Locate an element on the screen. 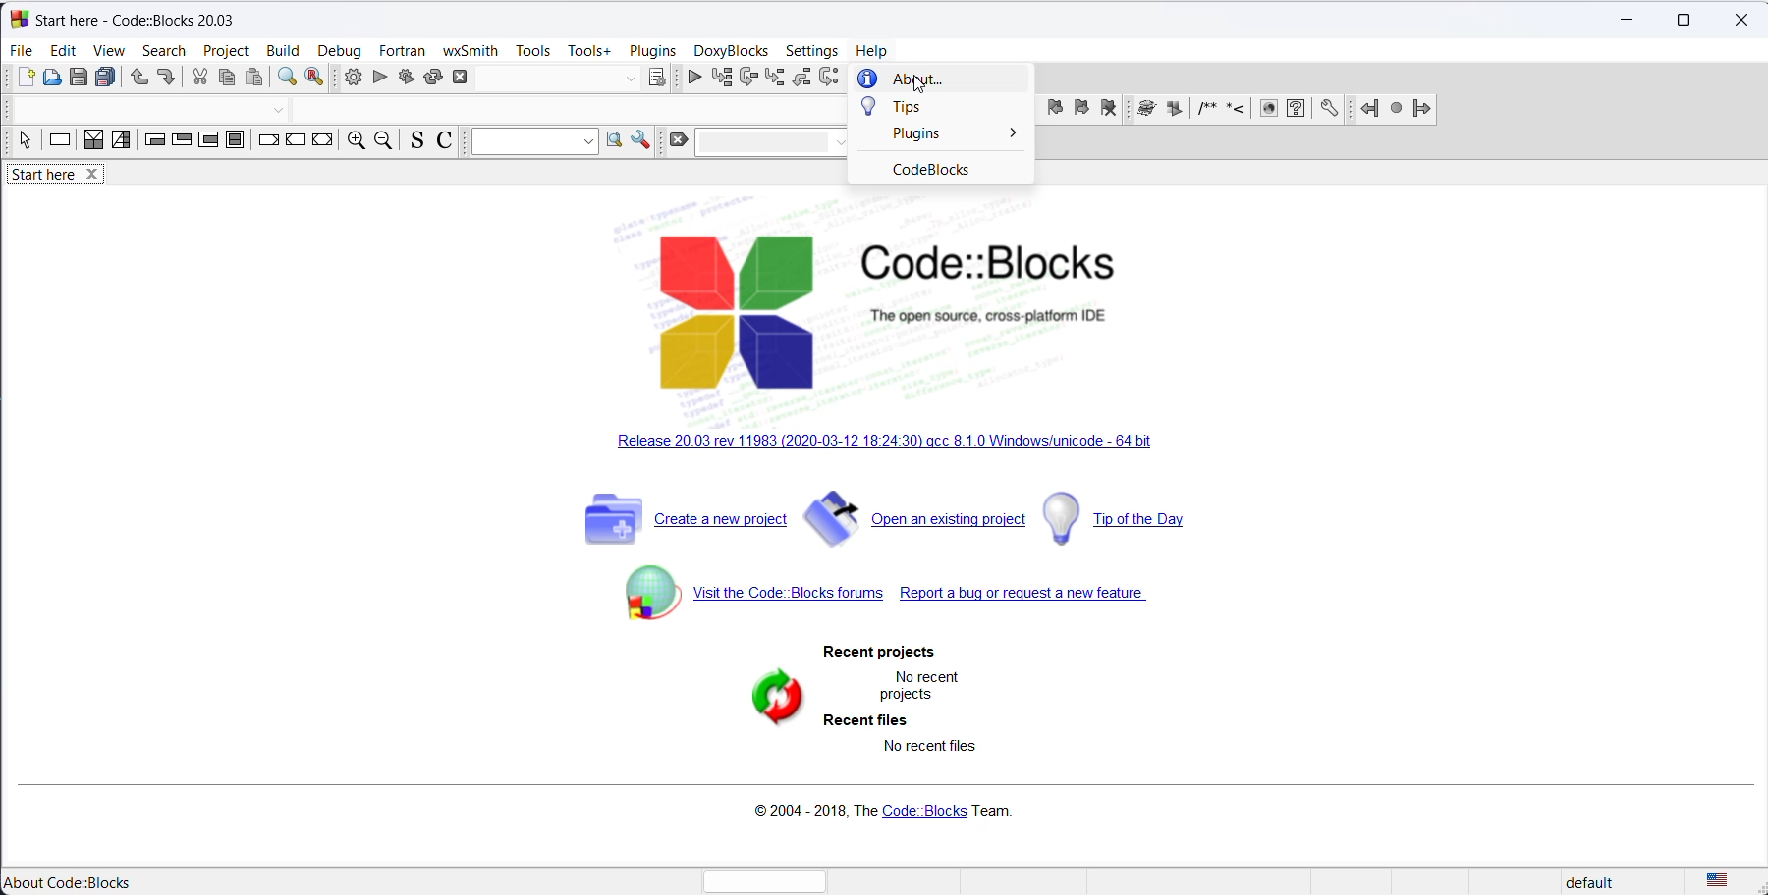  create new project is located at coordinates (661, 518).